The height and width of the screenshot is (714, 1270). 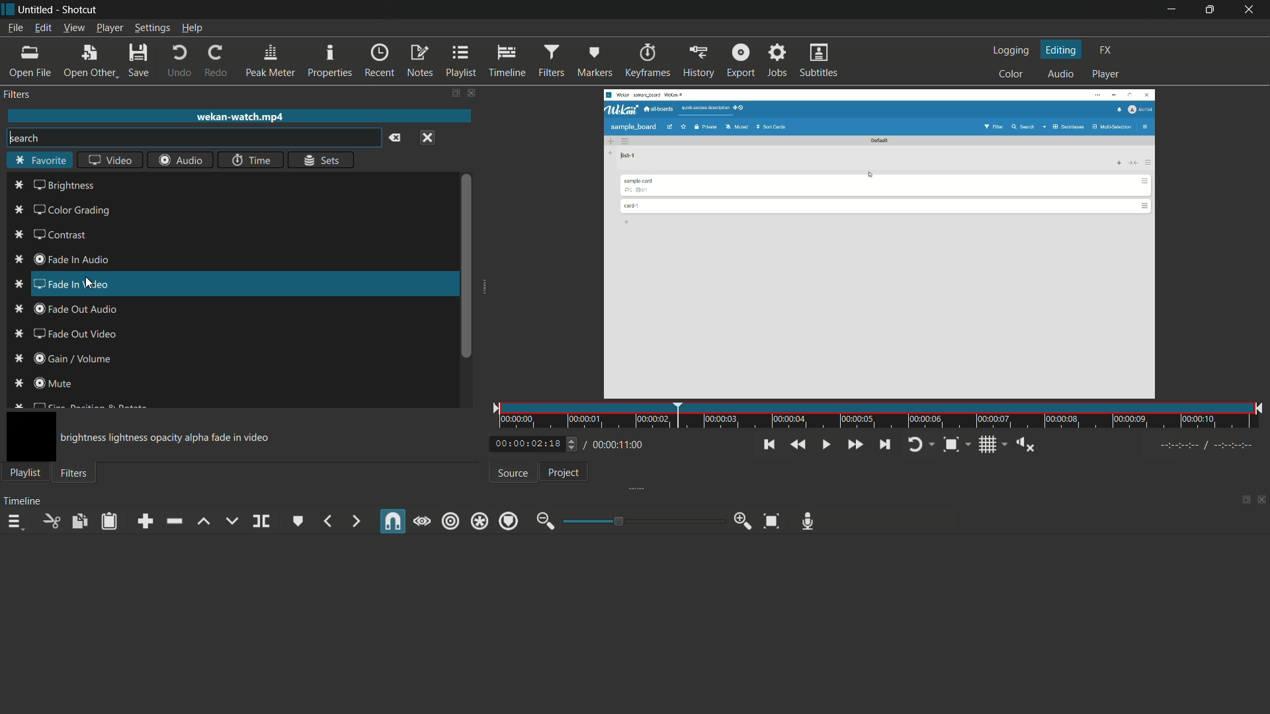 What do you see at coordinates (472, 94) in the screenshot?
I see `close filter` at bounding box center [472, 94].